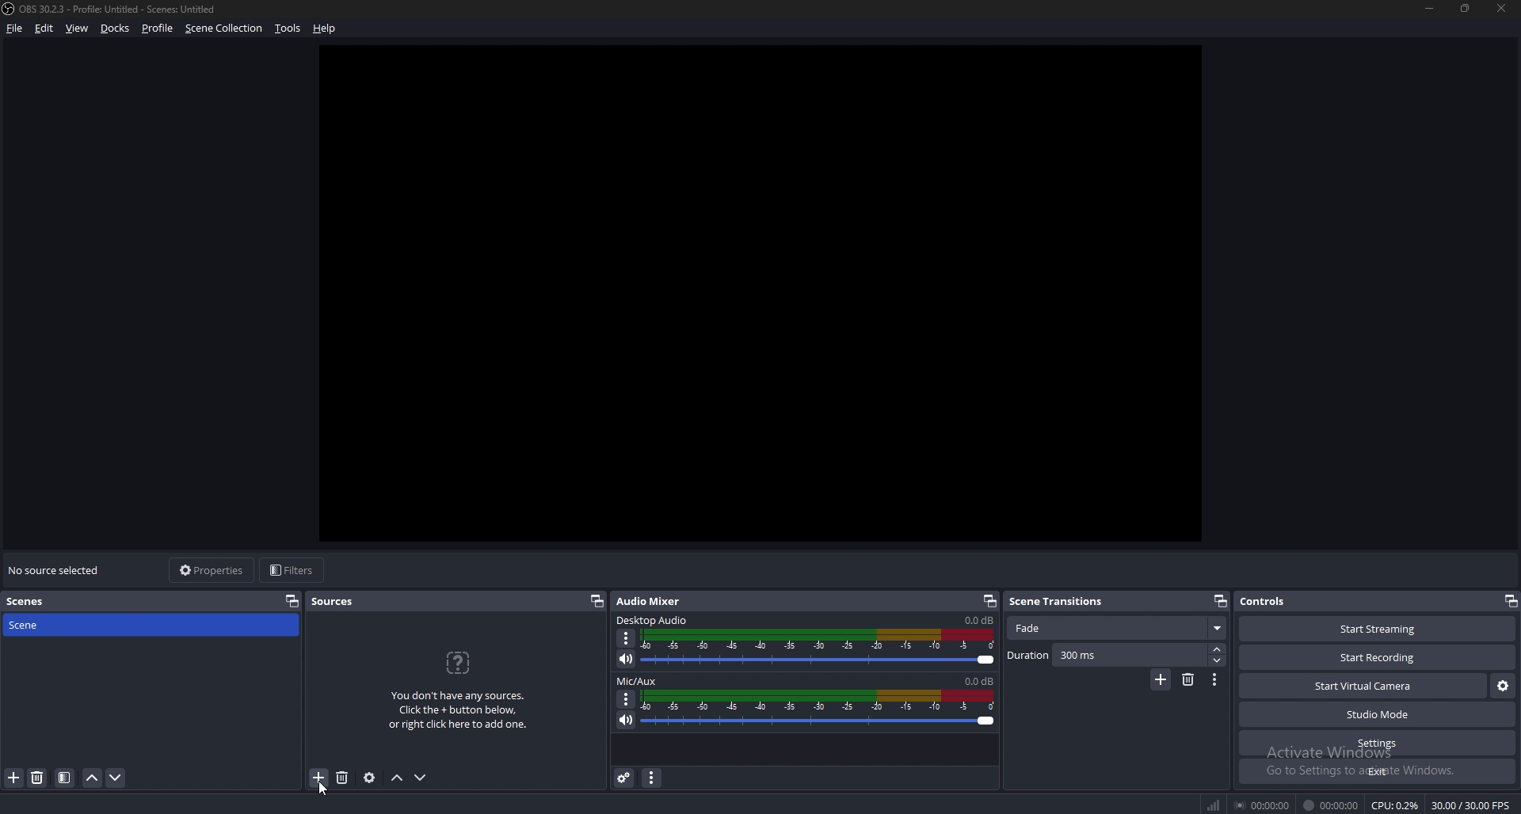 This screenshot has width=1521, height=814. What do you see at coordinates (1394, 805) in the screenshot?
I see `CPU: 0.2%` at bounding box center [1394, 805].